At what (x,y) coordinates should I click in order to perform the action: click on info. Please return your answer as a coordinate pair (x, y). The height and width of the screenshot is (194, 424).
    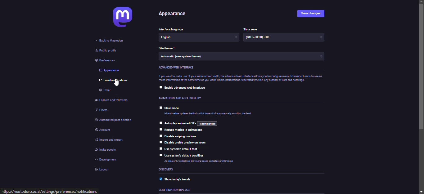
    Looking at the image, I should click on (208, 115).